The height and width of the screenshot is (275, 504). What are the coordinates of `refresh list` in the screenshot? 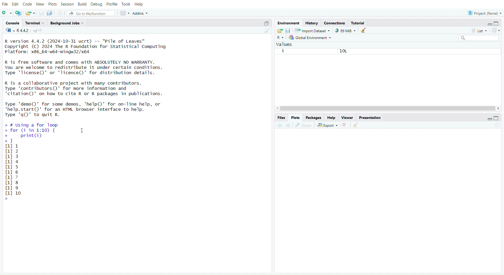 It's located at (496, 30).